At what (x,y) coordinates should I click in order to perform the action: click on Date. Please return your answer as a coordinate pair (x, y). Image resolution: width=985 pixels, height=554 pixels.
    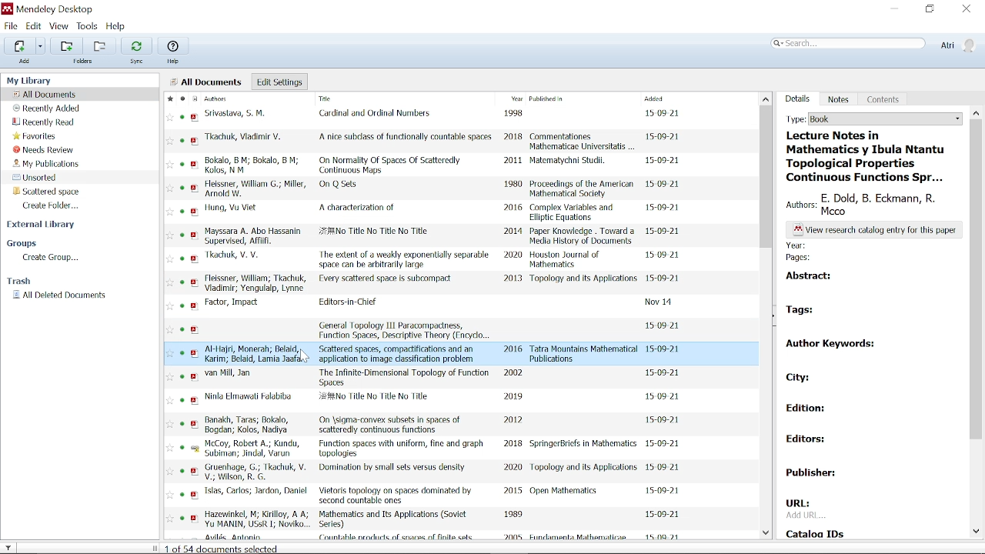
    Looking at the image, I should click on (664, 512).